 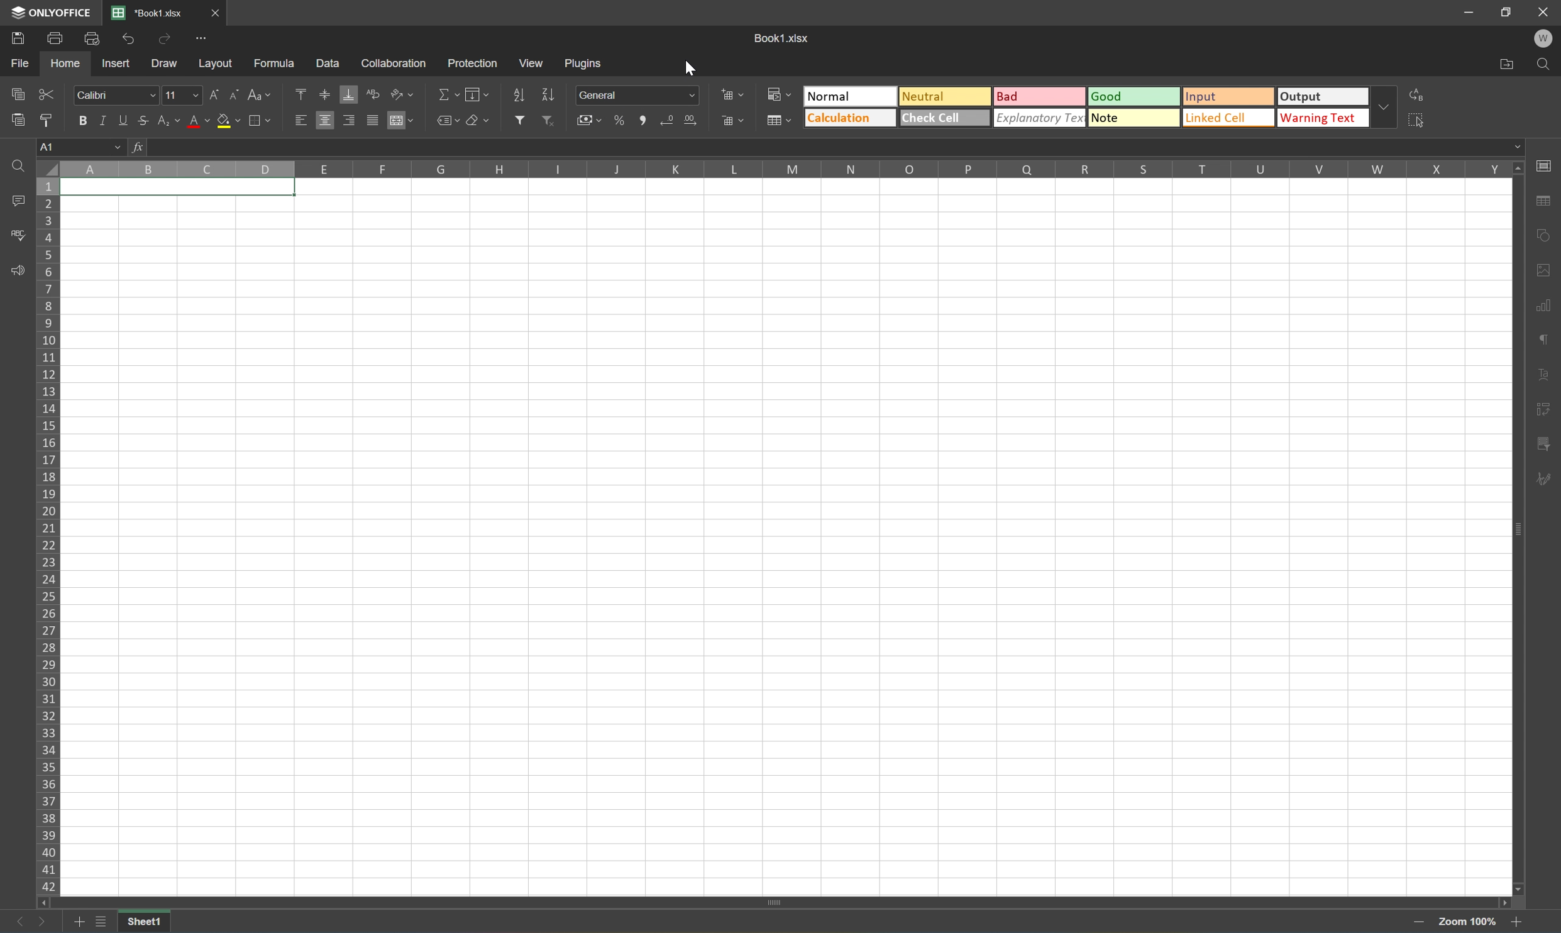 I want to click on Number formal, so click(x=637, y=95).